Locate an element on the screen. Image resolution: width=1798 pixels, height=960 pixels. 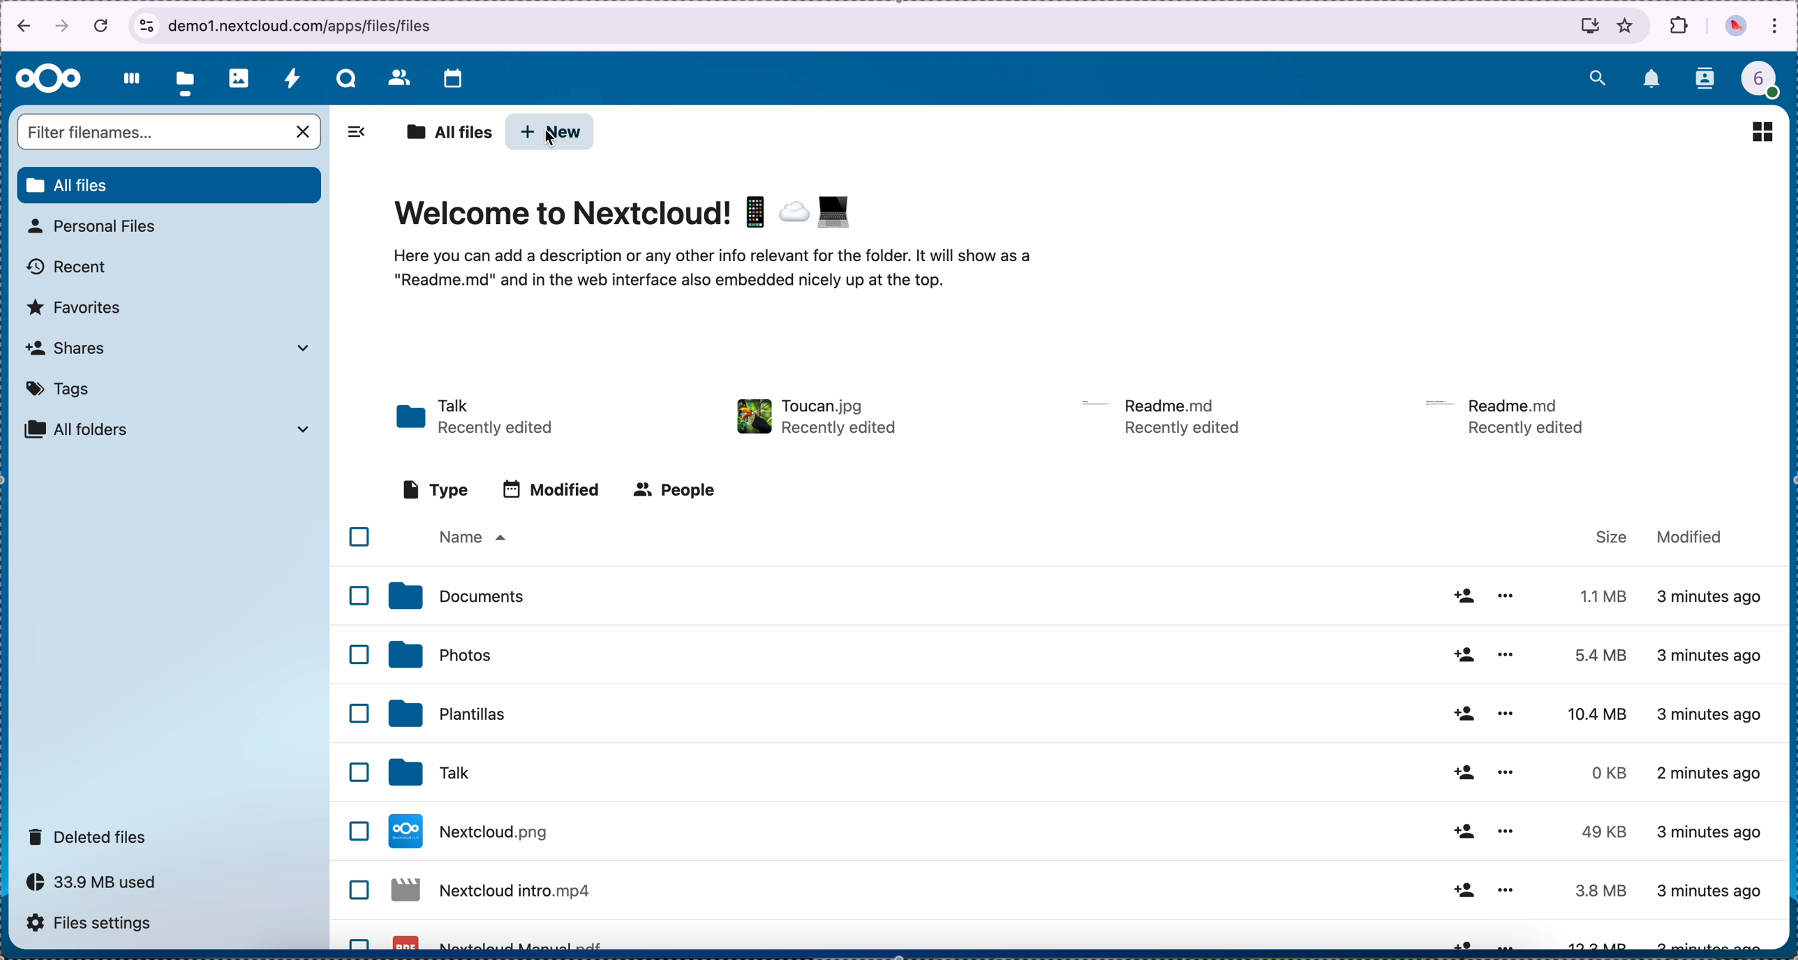
toucan file is located at coordinates (812, 416).